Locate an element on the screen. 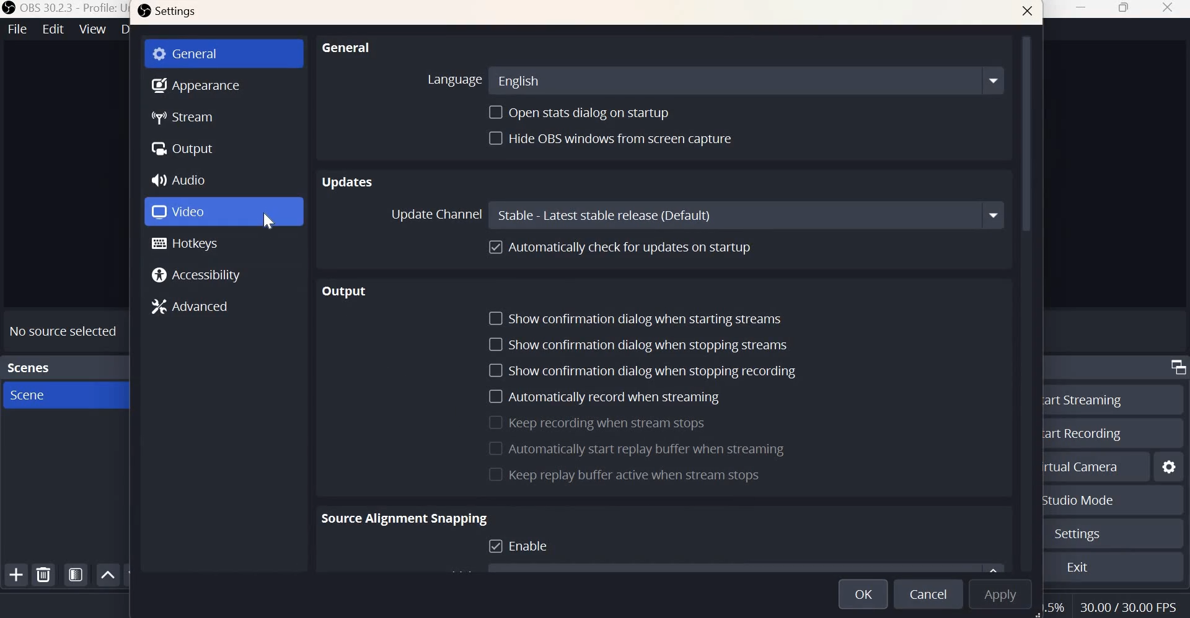 Image resolution: width=1190 pixels, height=618 pixels. Keep replay buffer active when stream stops is located at coordinates (627, 474).